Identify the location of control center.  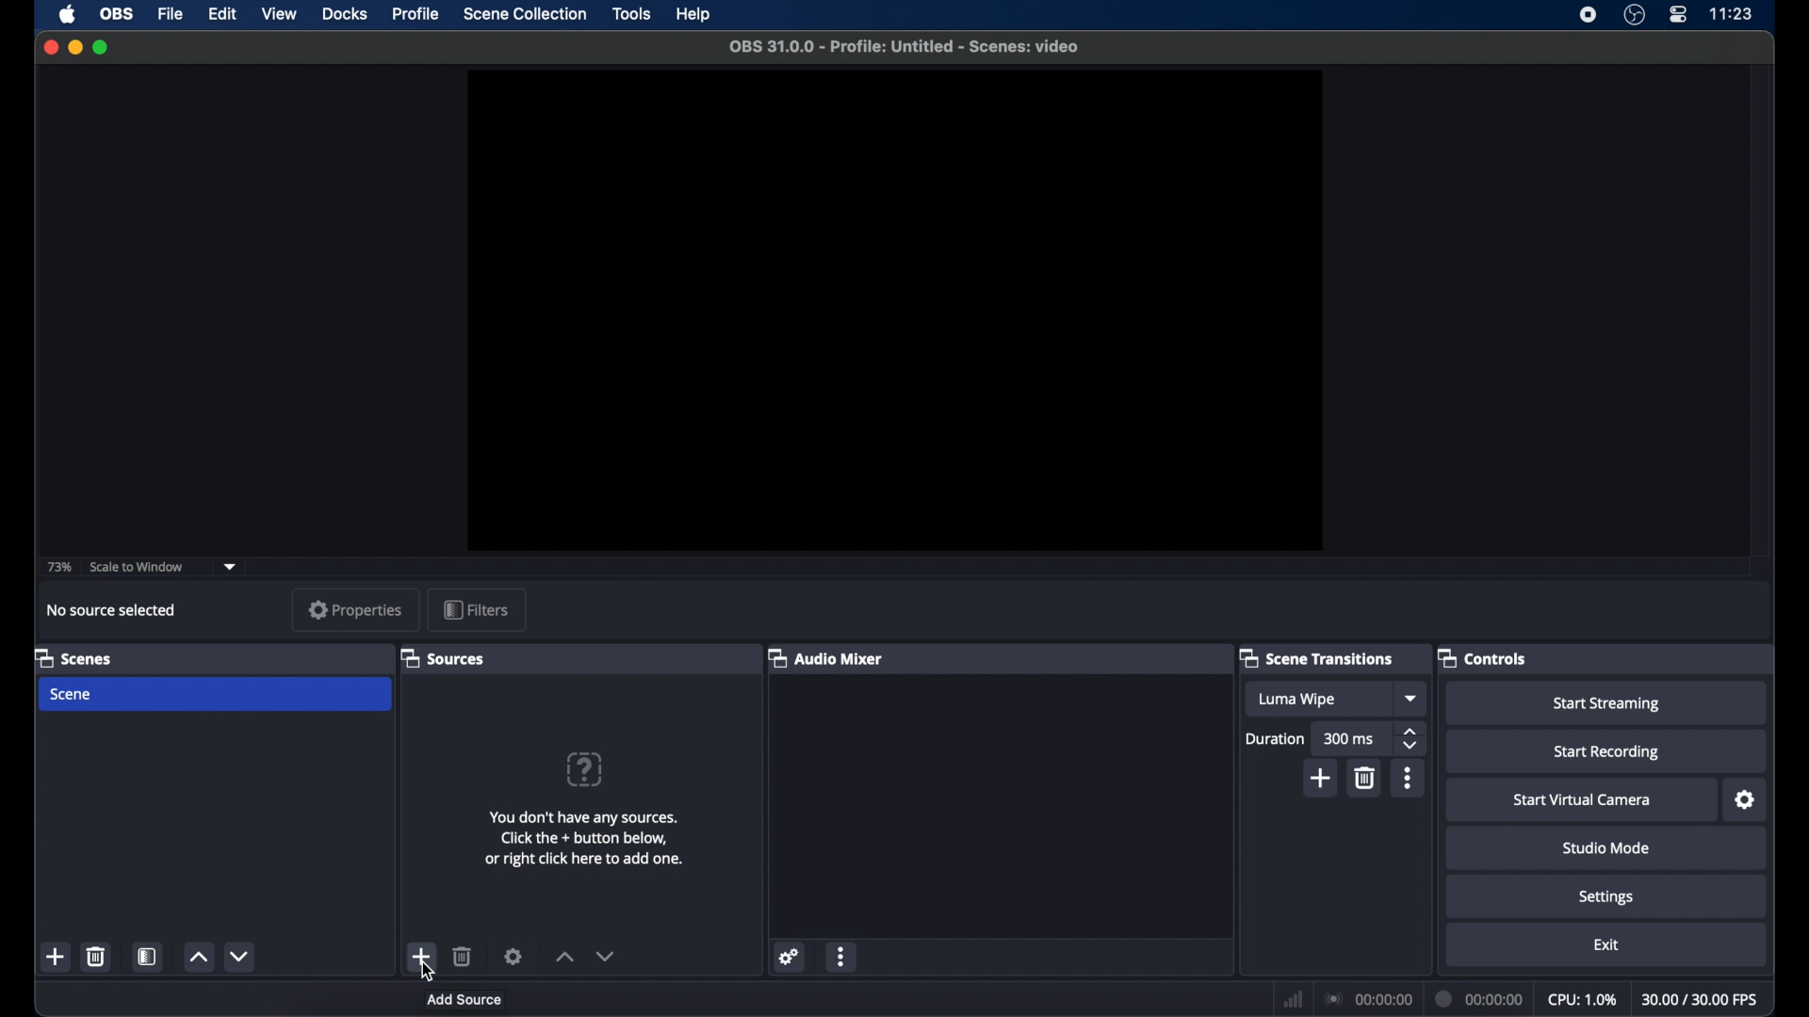
(1677, 14).